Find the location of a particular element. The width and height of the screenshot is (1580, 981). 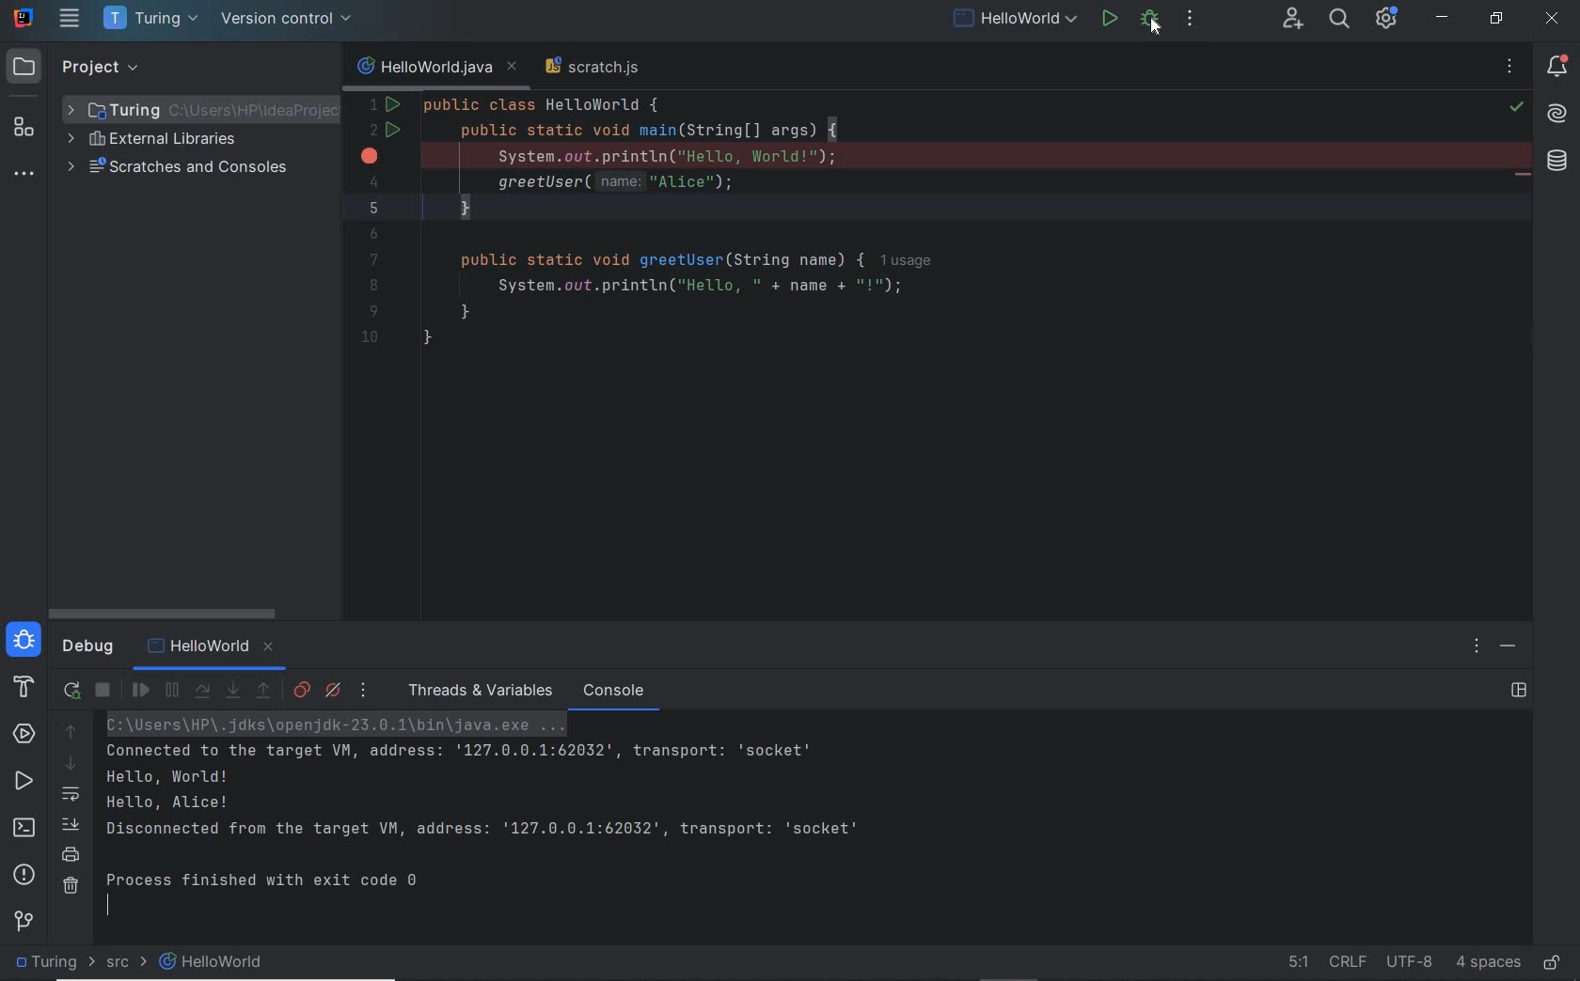

go to line is located at coordinates (1287, 961).